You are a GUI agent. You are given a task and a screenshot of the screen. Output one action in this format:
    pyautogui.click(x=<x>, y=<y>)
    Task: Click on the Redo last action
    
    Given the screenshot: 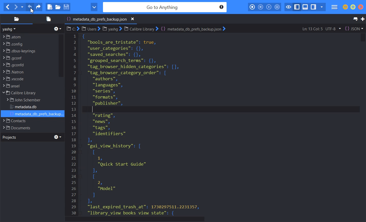 What is the action you would take?
    pyautogui.click(x=38, y=7)
    